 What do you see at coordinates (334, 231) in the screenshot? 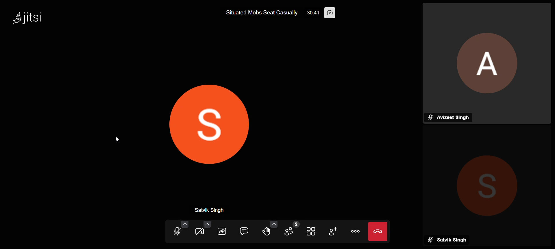
I see `invite people` at bounding box center [334, 231].